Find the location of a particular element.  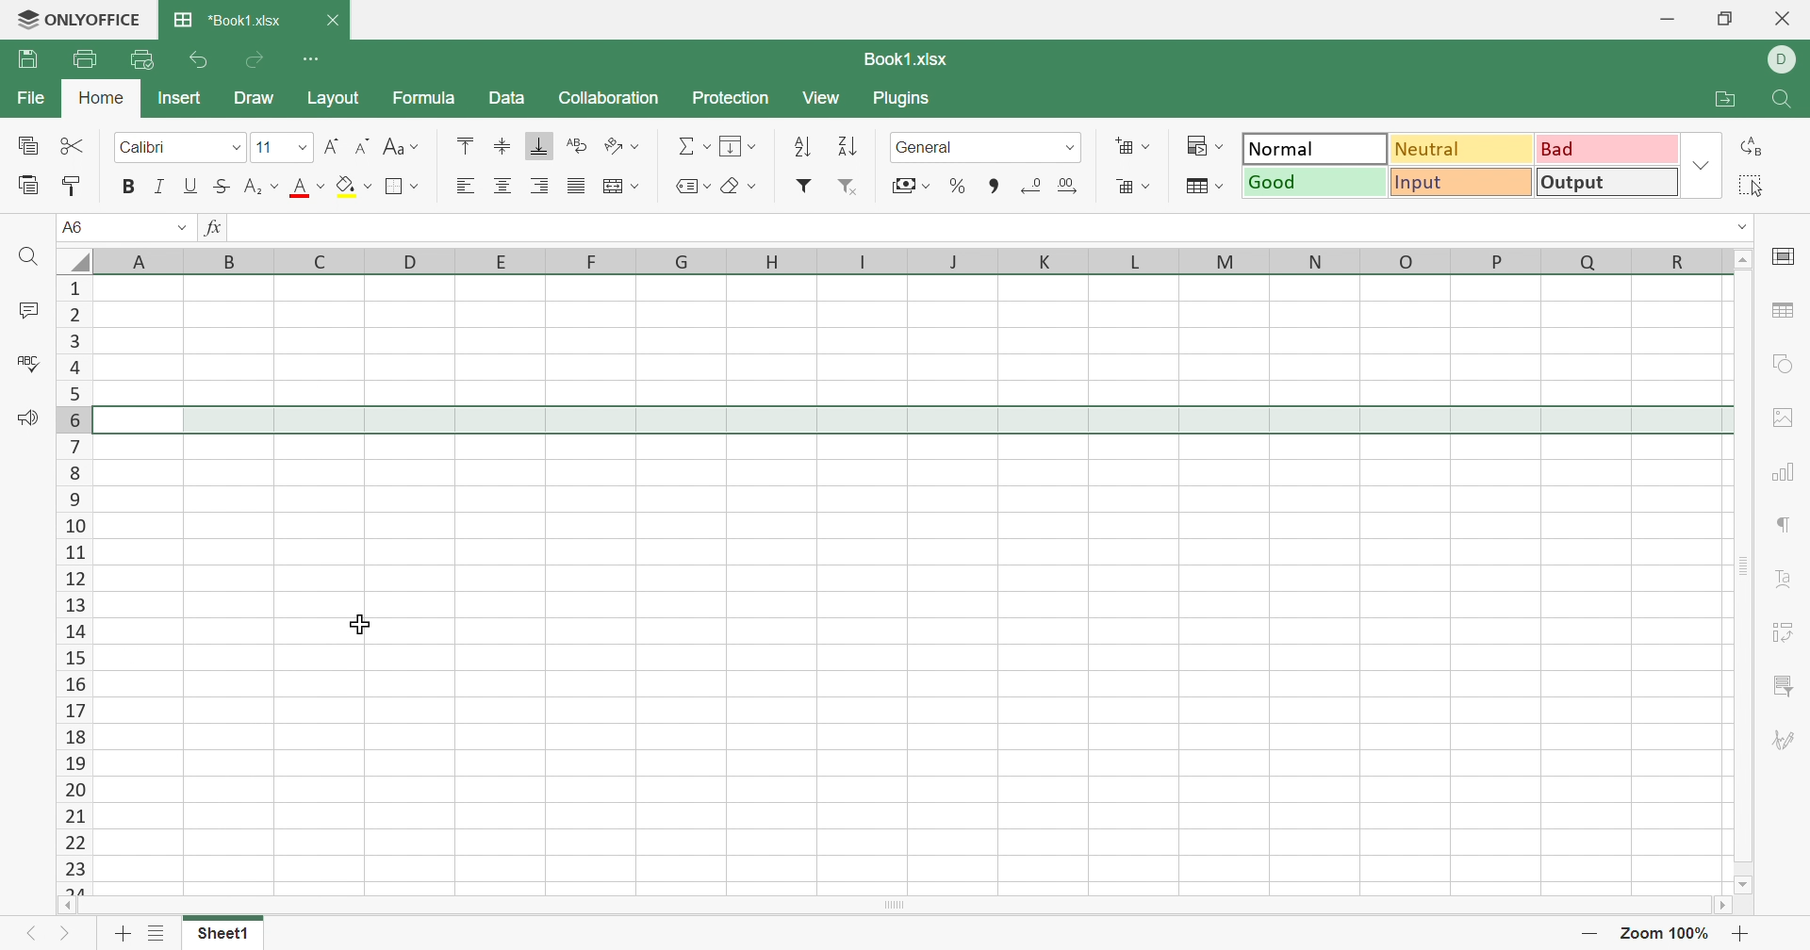

Scroll Bar is located at coordinates (1743, 575).